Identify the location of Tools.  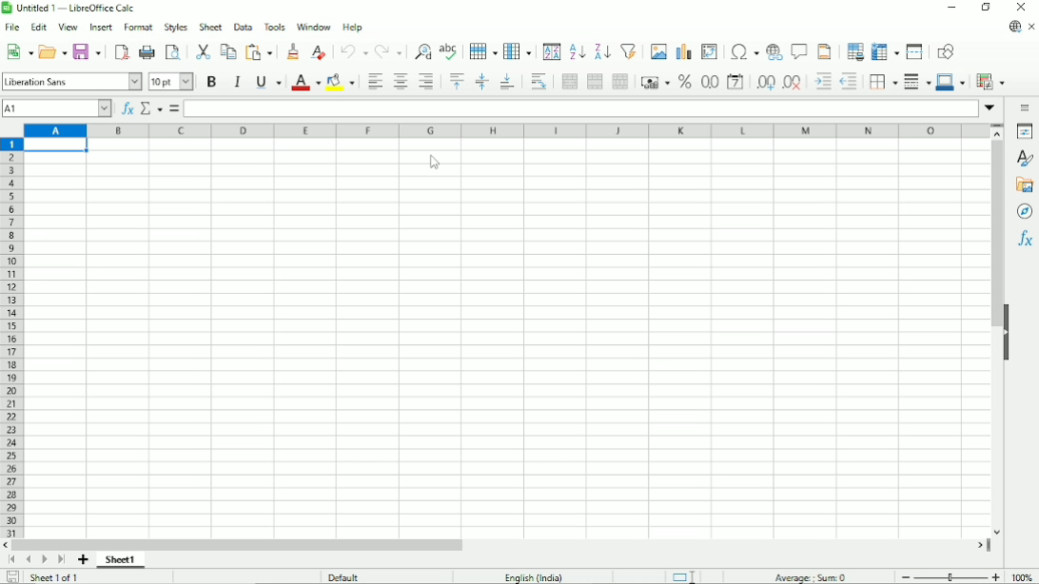
(276, 27).